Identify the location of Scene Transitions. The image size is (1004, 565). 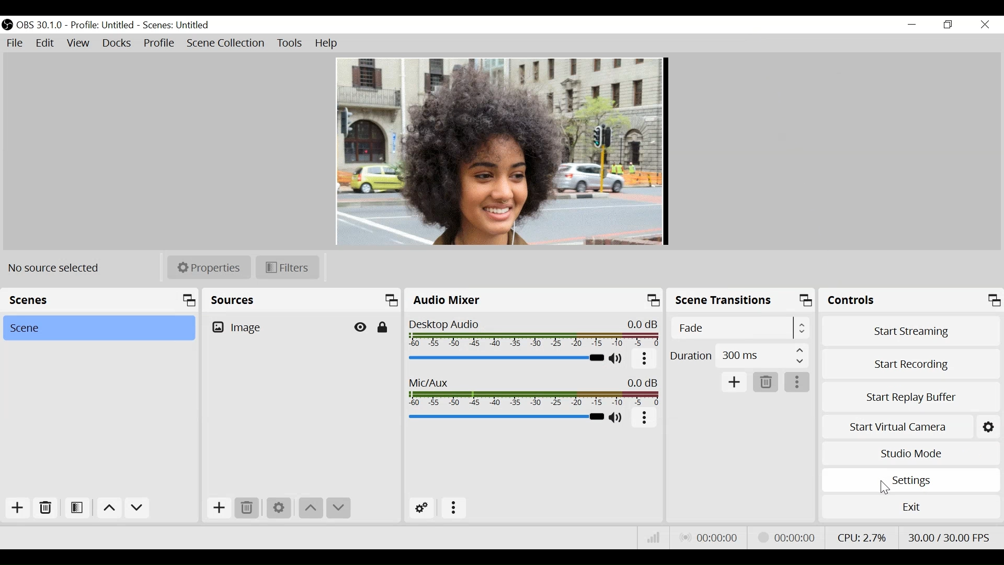
(741, 300).